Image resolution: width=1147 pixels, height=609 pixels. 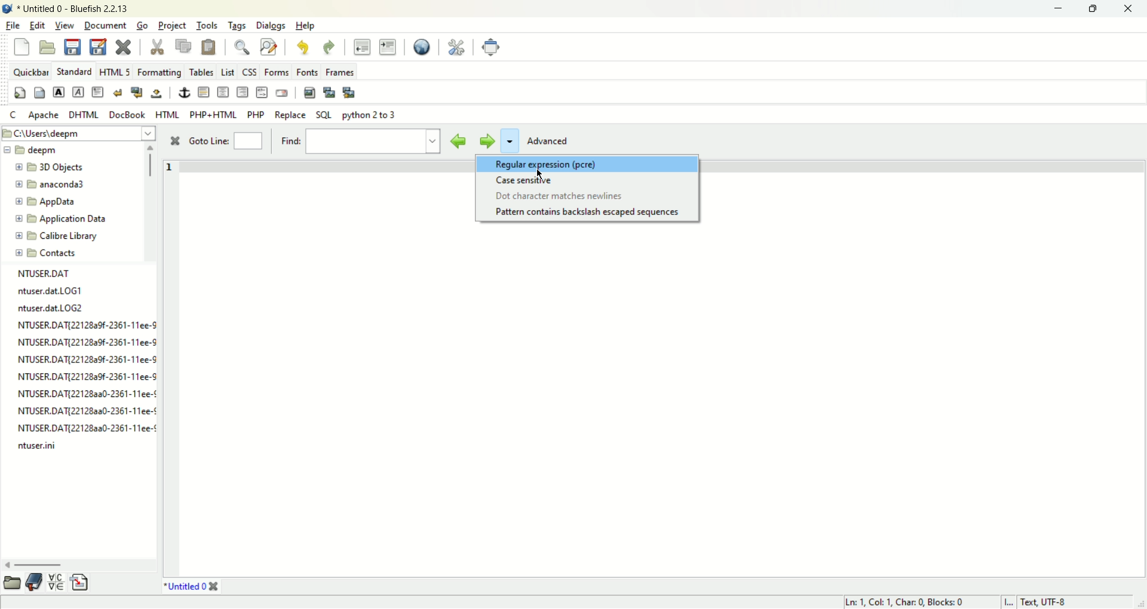 I want to click on *Untitled 0, so click(x=192, y=586).